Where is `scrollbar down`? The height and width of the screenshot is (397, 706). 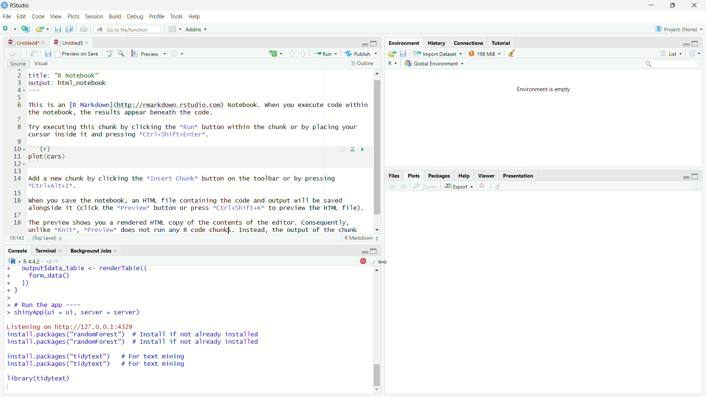
scrollbar down is located at coordinates (376, 391).